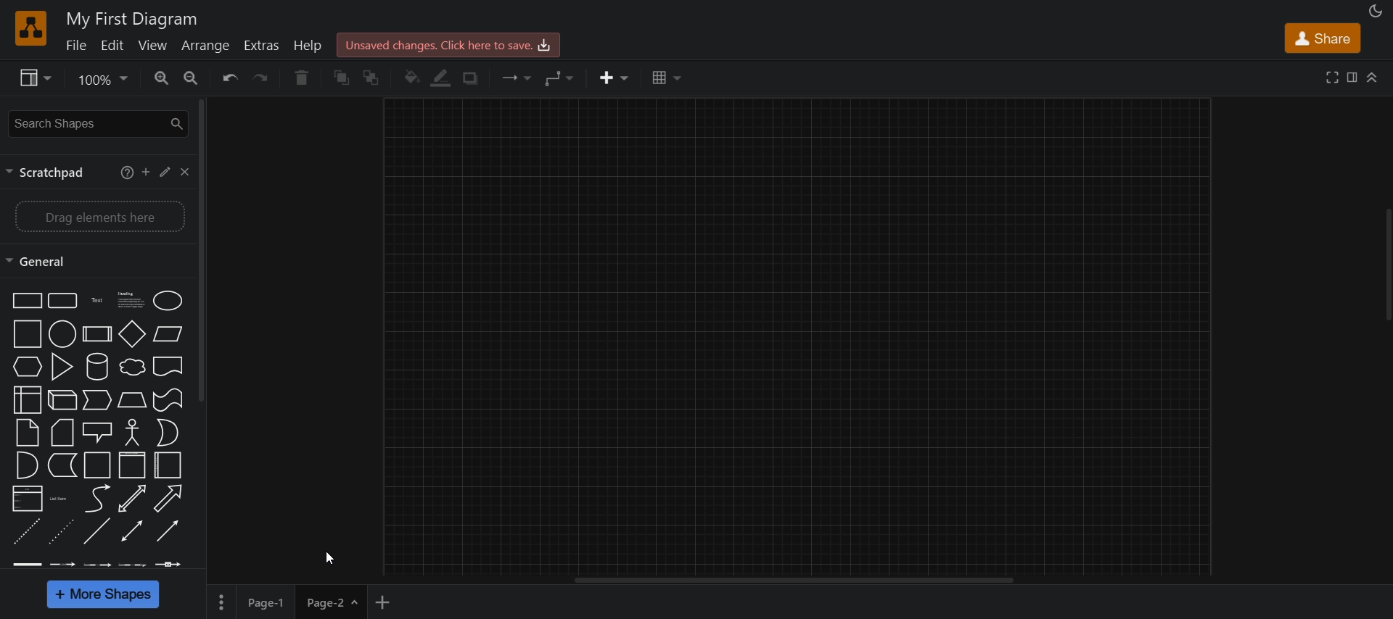  Describe the element at coordinates (190, 171) in the screenshot. I see `close` at that location.